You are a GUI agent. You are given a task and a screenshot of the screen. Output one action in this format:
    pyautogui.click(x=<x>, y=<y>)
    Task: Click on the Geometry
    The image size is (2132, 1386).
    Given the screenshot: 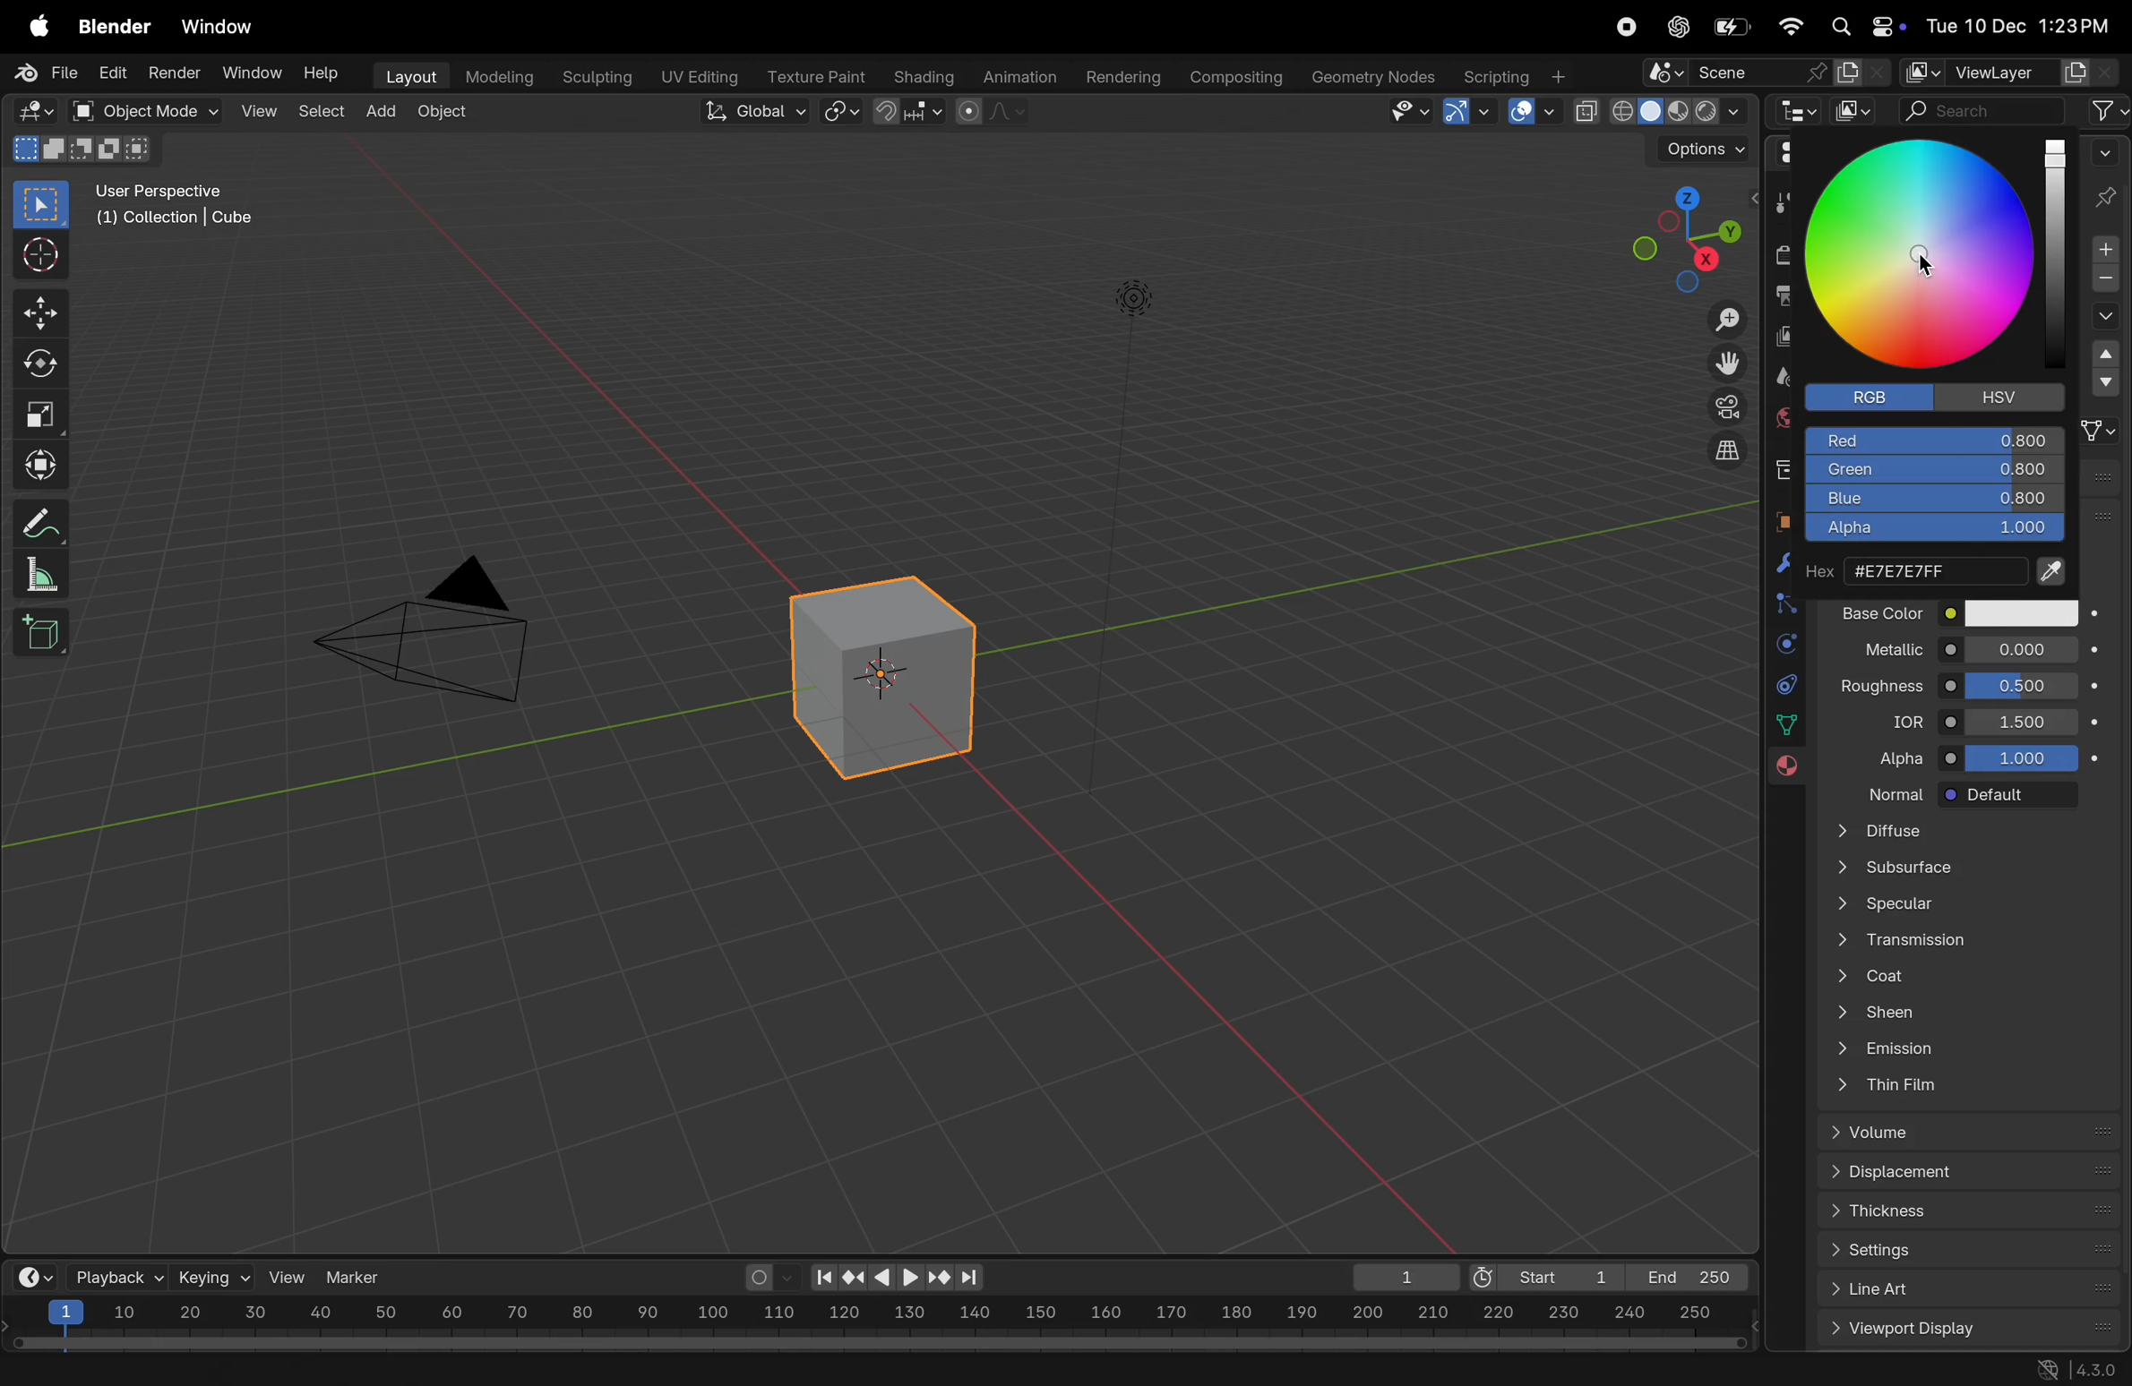 What is the action you would take?
    pyautogui.click(x=1376, y=77)
    